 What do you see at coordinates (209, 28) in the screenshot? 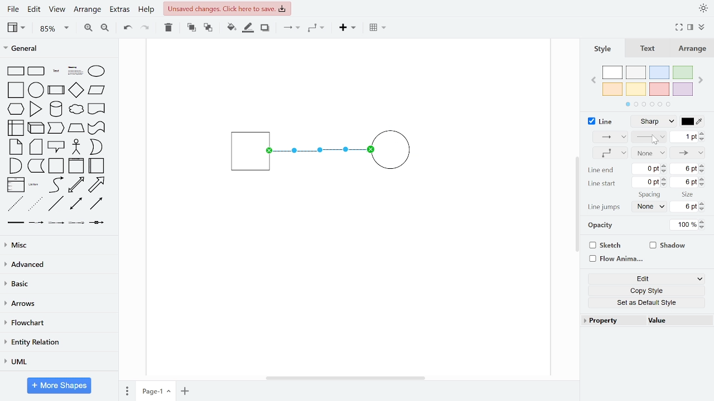
I see `to back` at bounding box center [209, 28].